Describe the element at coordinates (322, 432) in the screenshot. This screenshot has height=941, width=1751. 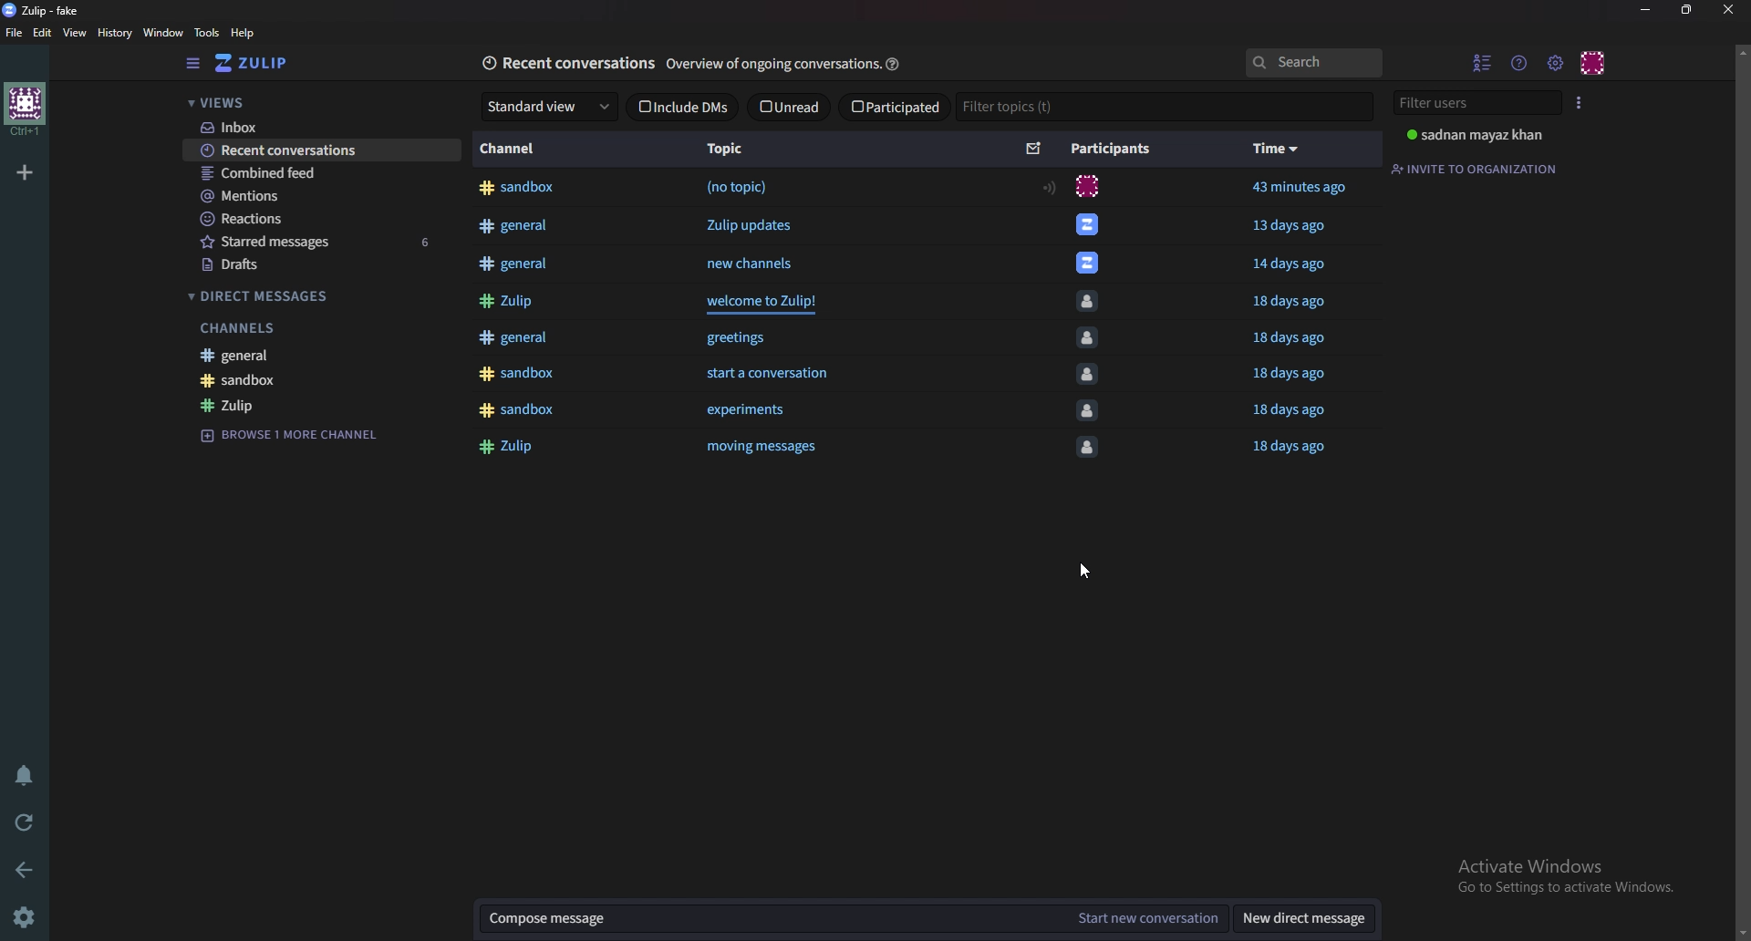
I see `Zulip` at that location.